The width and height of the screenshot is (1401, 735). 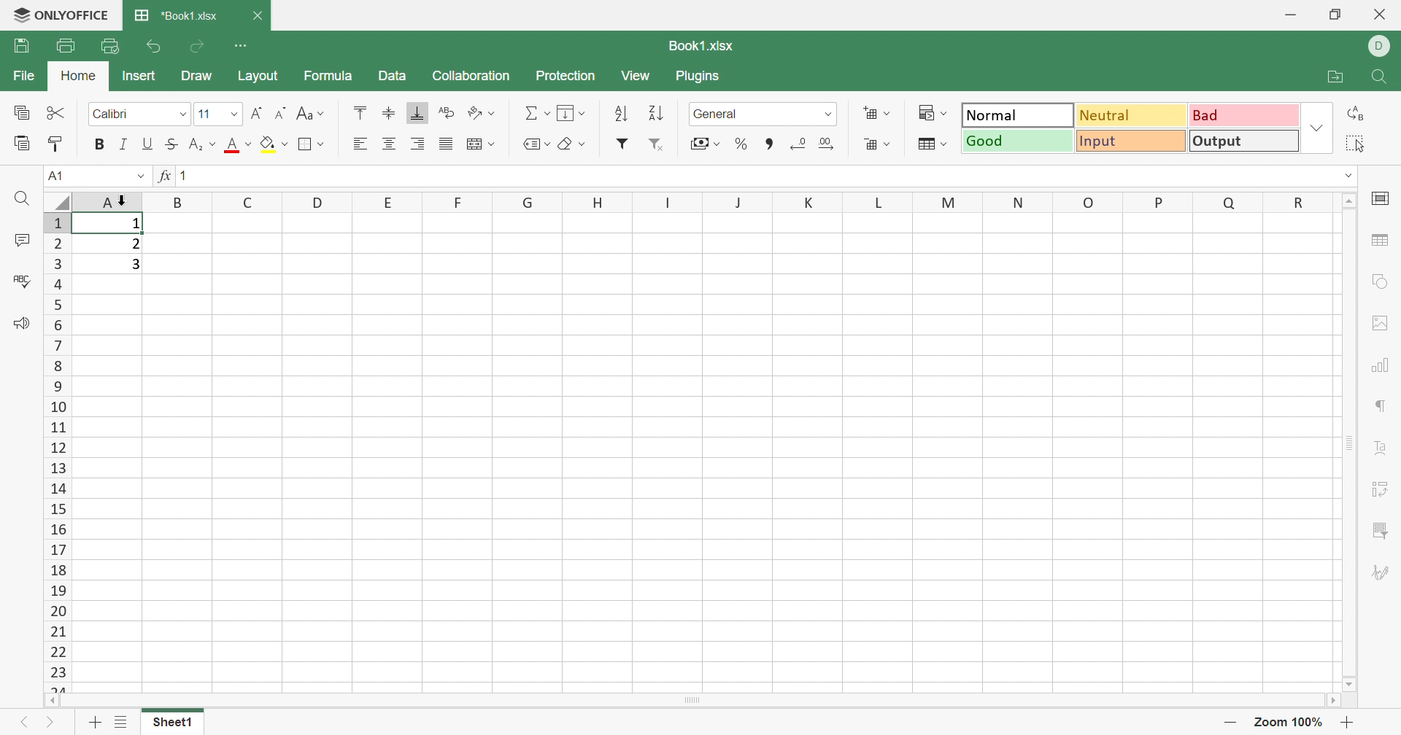 What do you see at coordinates (257, 114) in the screenshot?
I see `Increment size` at bounding box center [257, 114].